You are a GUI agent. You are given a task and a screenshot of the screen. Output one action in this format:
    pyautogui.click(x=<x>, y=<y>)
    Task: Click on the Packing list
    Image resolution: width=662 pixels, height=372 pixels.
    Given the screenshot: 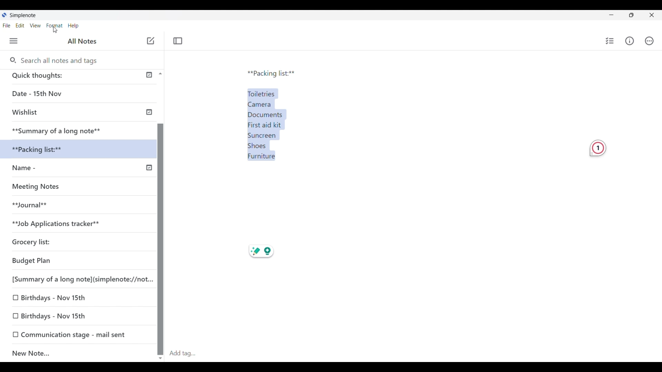 What is the action you would take?
    pyautogui.click(x=271, y=74)
    